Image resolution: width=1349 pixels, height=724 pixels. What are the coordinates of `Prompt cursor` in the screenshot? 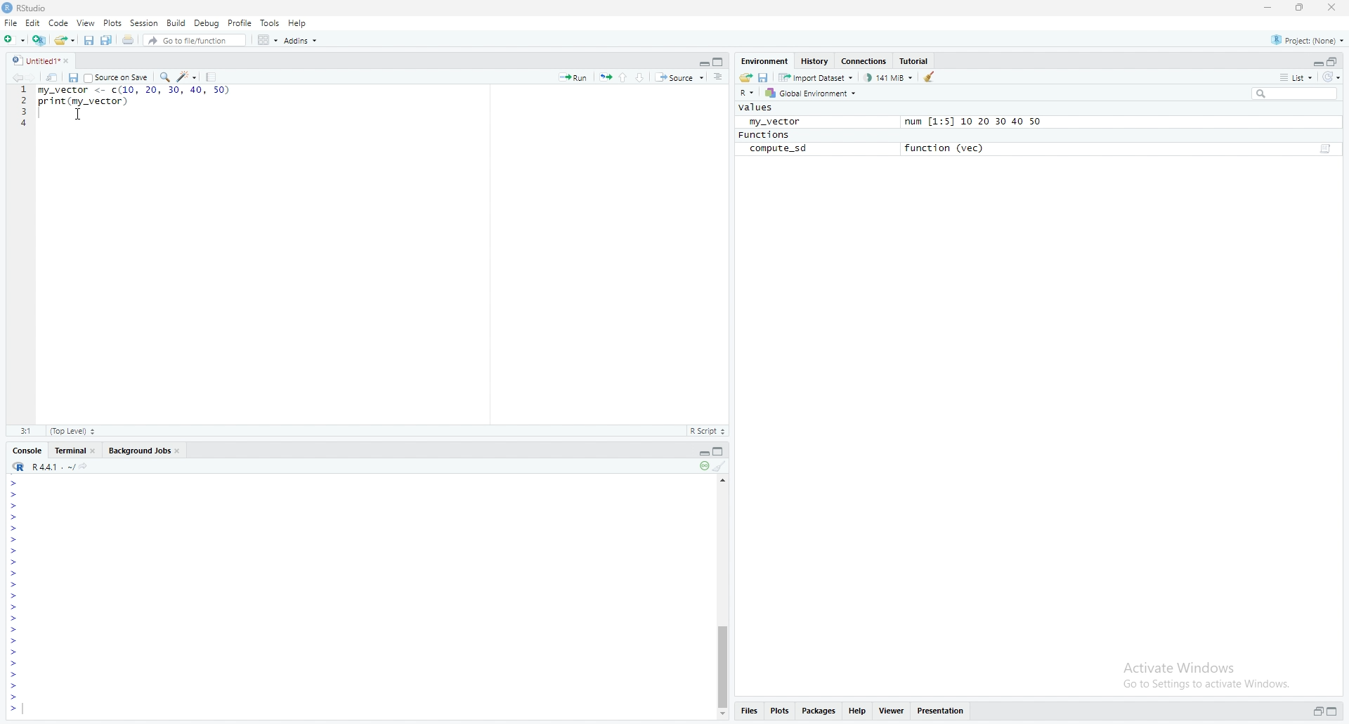 It's located at (15, 631).